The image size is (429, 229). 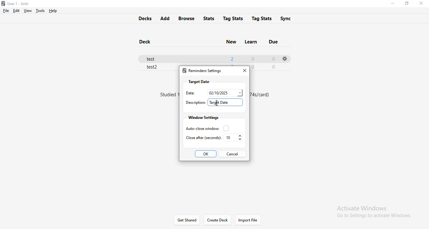 I want to click on tags stats, so click(x=263, y=18).